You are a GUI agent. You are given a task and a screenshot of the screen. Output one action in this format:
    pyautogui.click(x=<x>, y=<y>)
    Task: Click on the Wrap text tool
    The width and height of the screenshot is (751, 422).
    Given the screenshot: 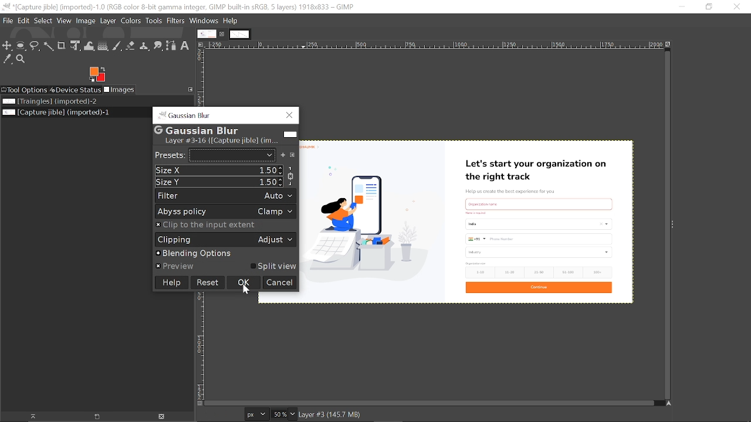 What is the action you would take?
    pyautogui.click(x=90, y=46)
    